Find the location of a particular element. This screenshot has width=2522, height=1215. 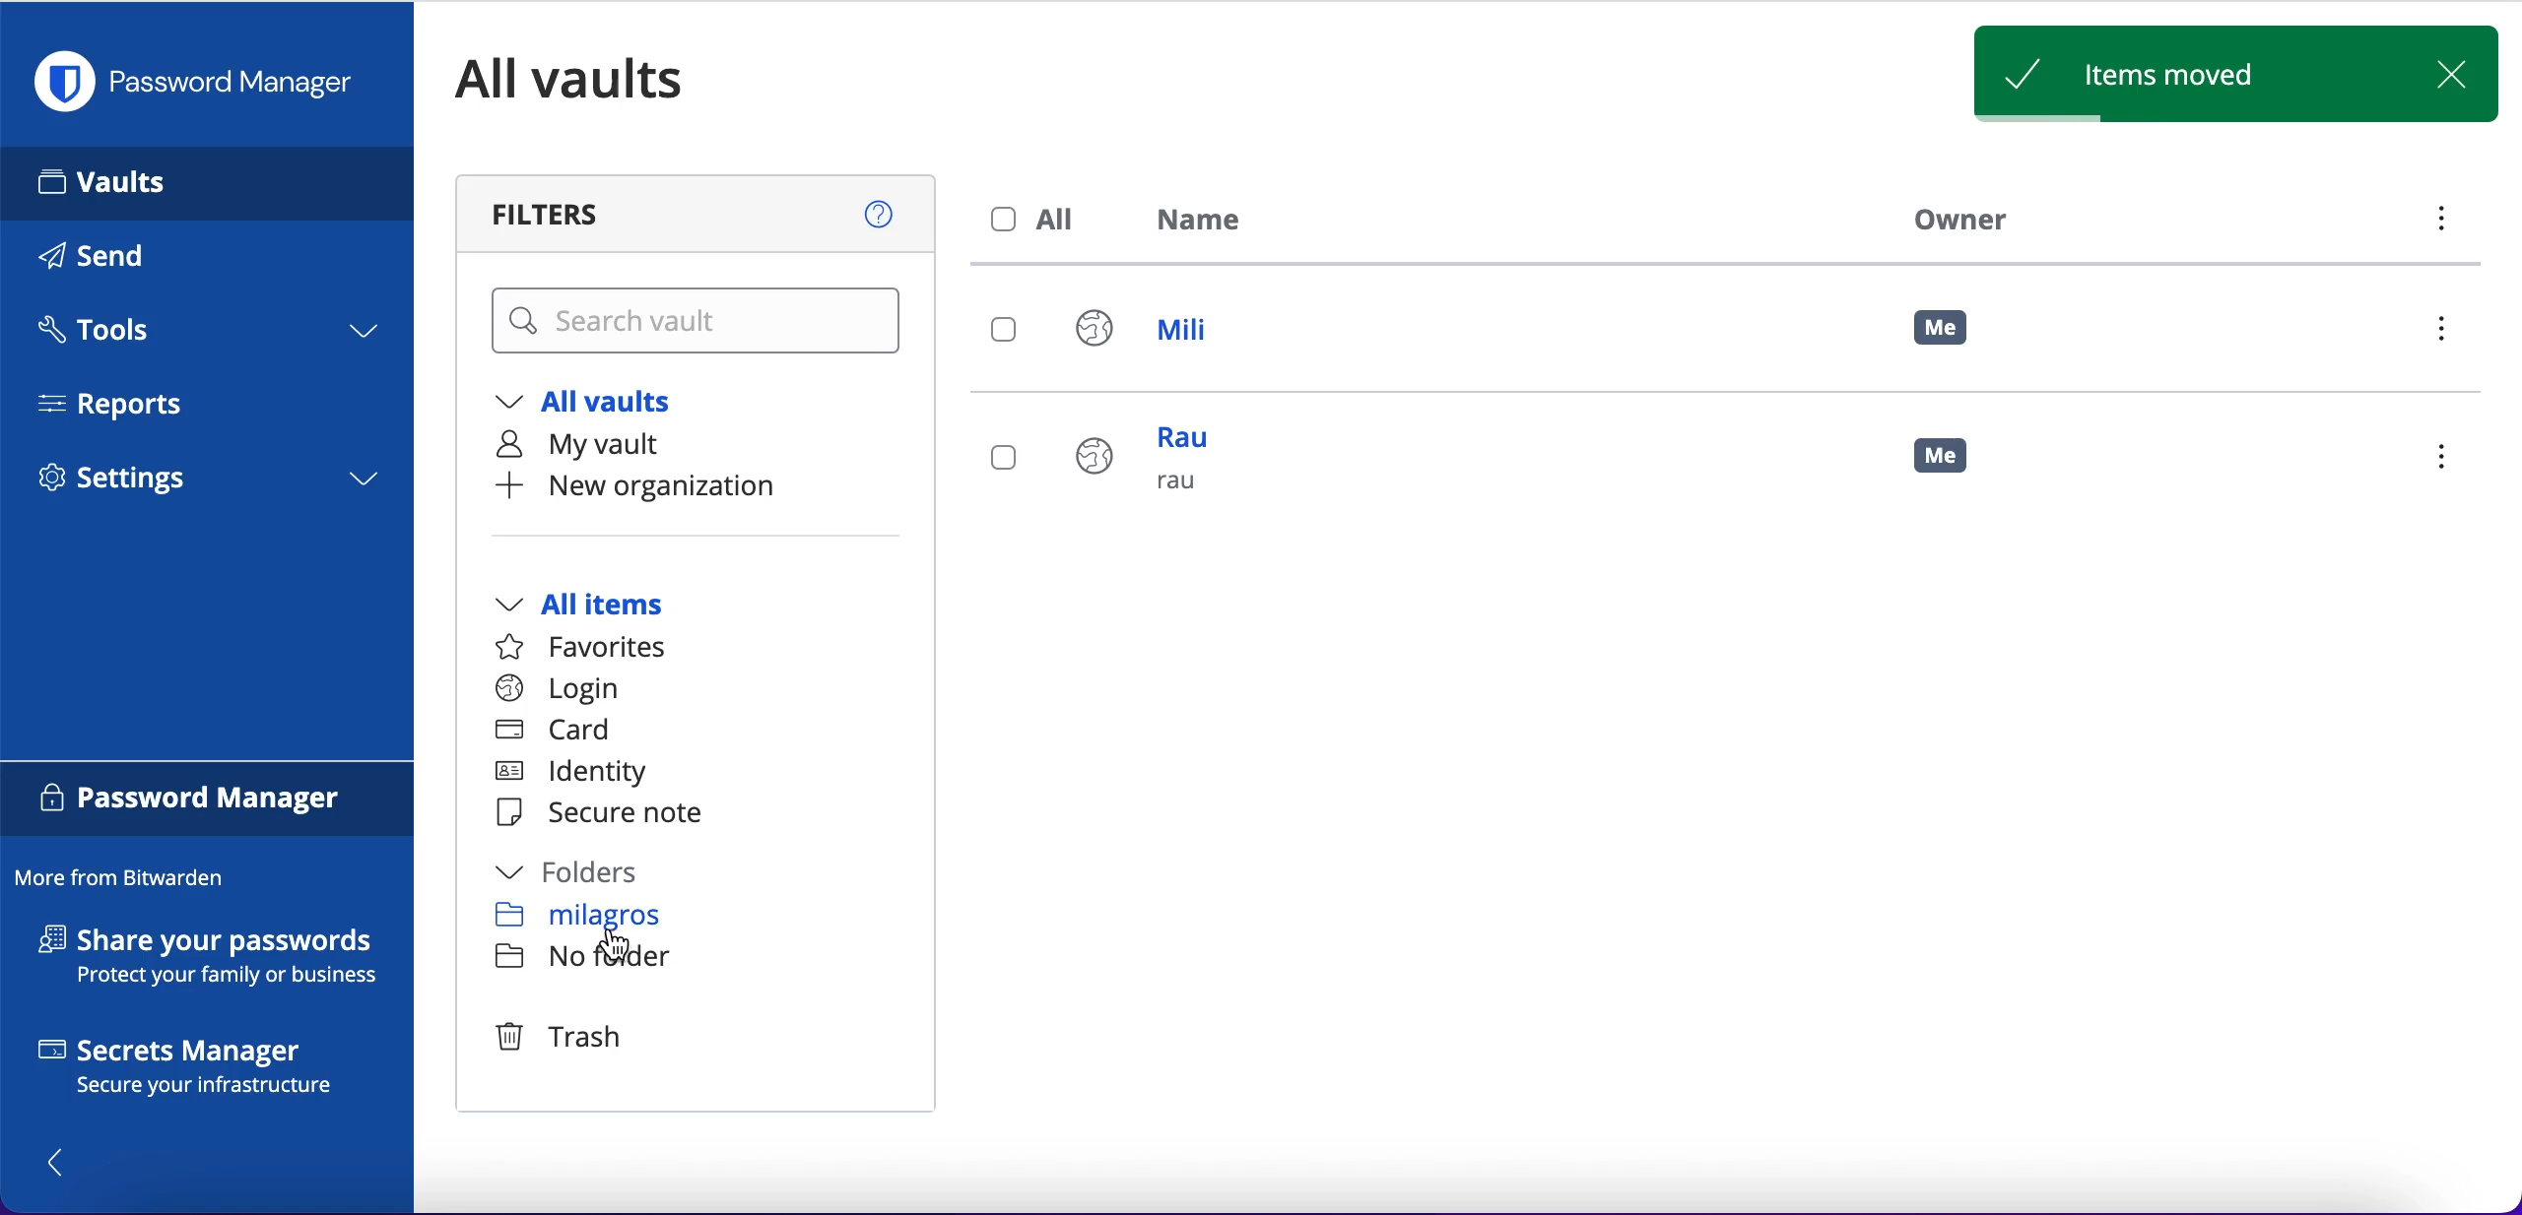

me is located at coordinates (1956, 465).